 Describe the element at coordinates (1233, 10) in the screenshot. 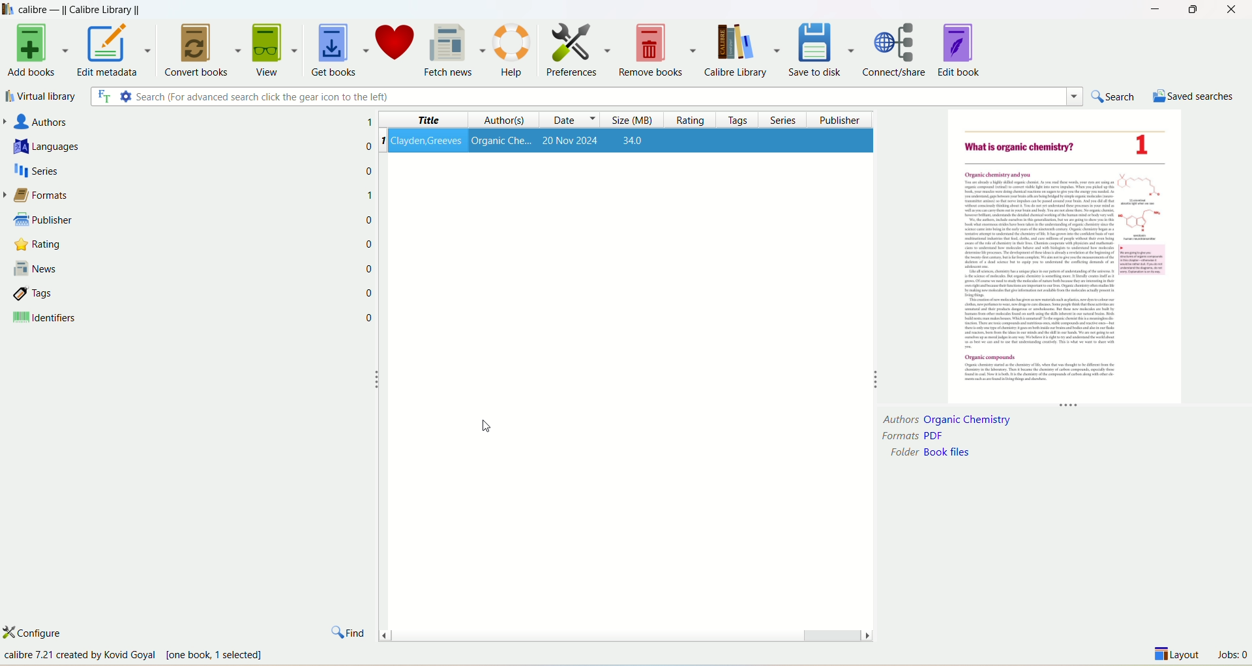

I see `close` at that location.